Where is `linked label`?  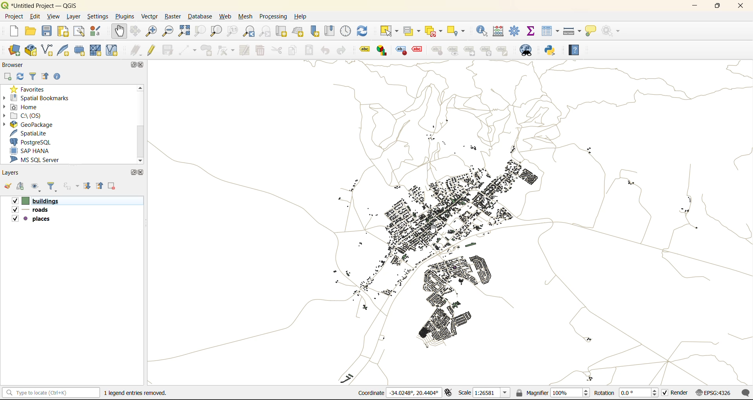 linked label is located at coordinates (472, 51).